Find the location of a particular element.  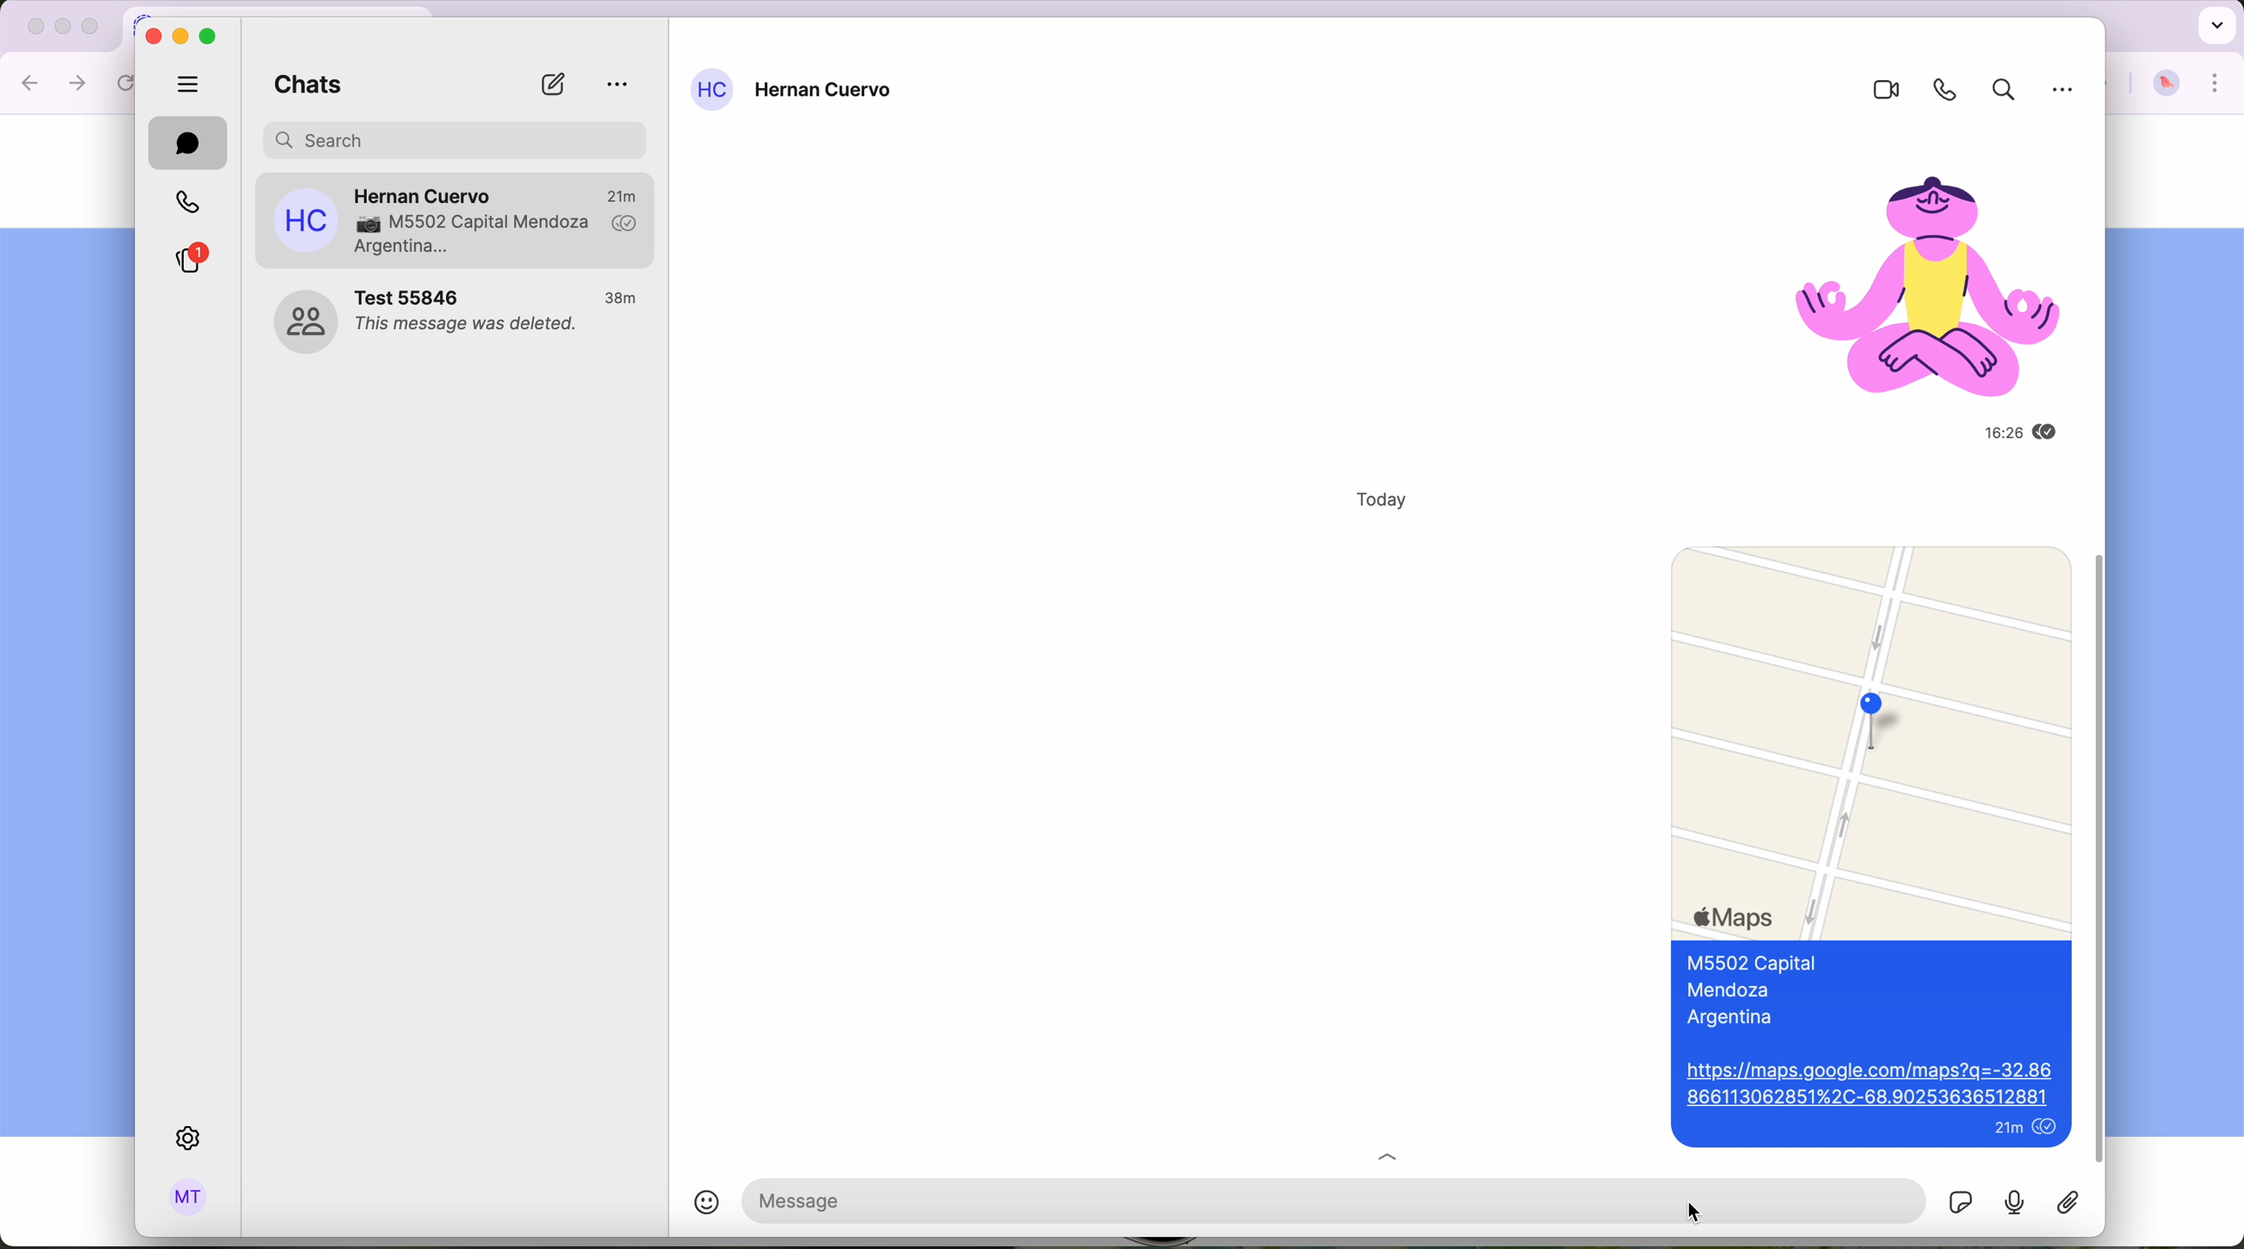

camera emoji is located at coordinates (365, 225).